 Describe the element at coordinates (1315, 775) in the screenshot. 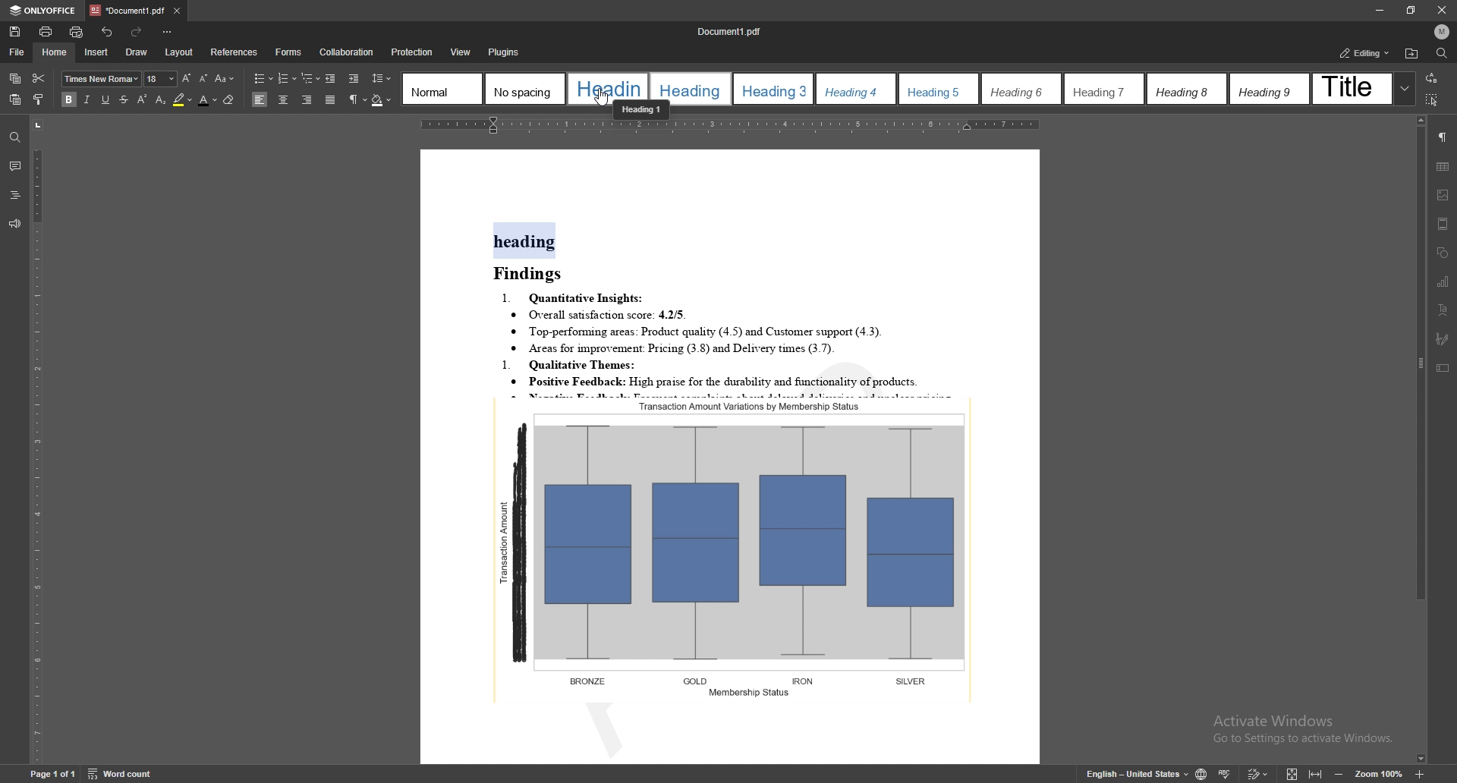

I see `fit to width` at that location.